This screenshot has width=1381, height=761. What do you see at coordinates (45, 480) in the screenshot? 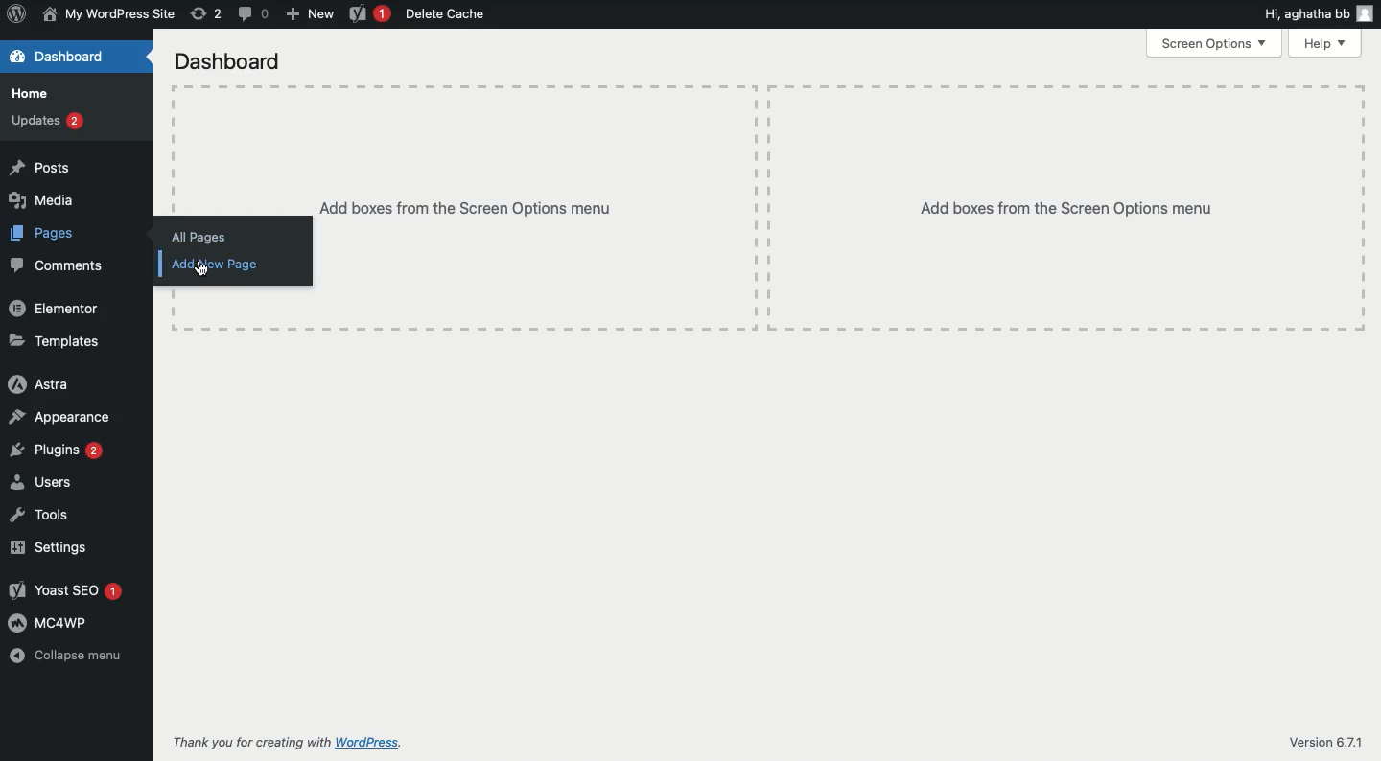
I see `Users` at bounding box center [45, 480].